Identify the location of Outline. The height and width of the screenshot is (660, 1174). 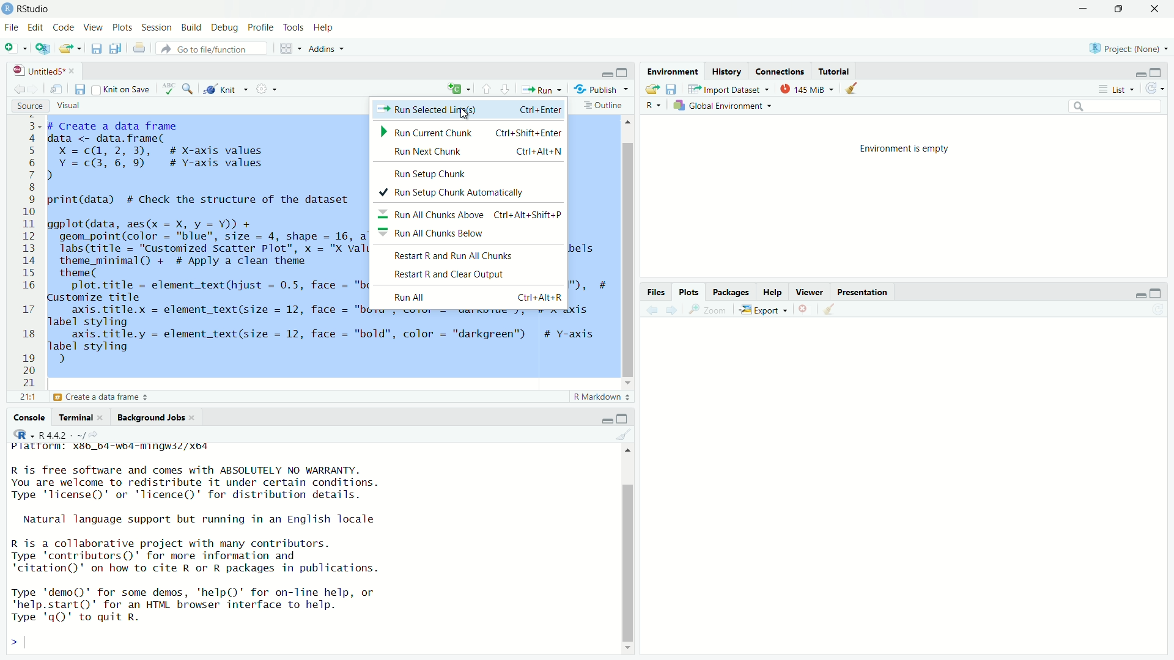
(603, 107).